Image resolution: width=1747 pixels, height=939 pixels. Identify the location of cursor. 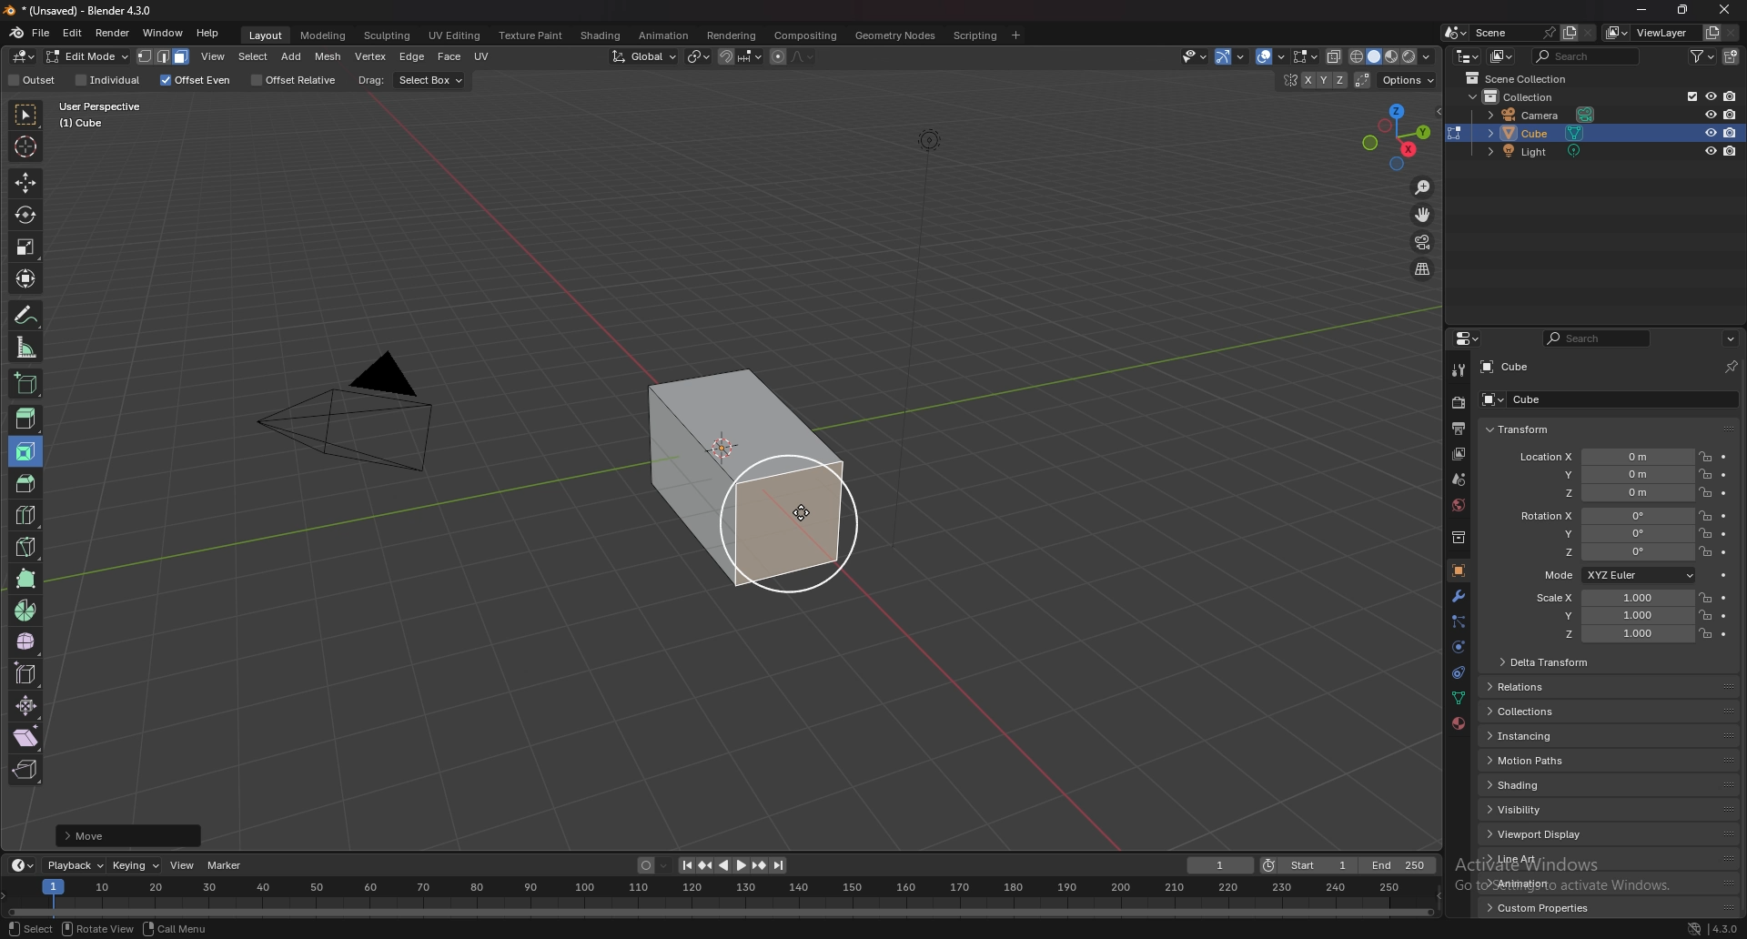
(802, 511).